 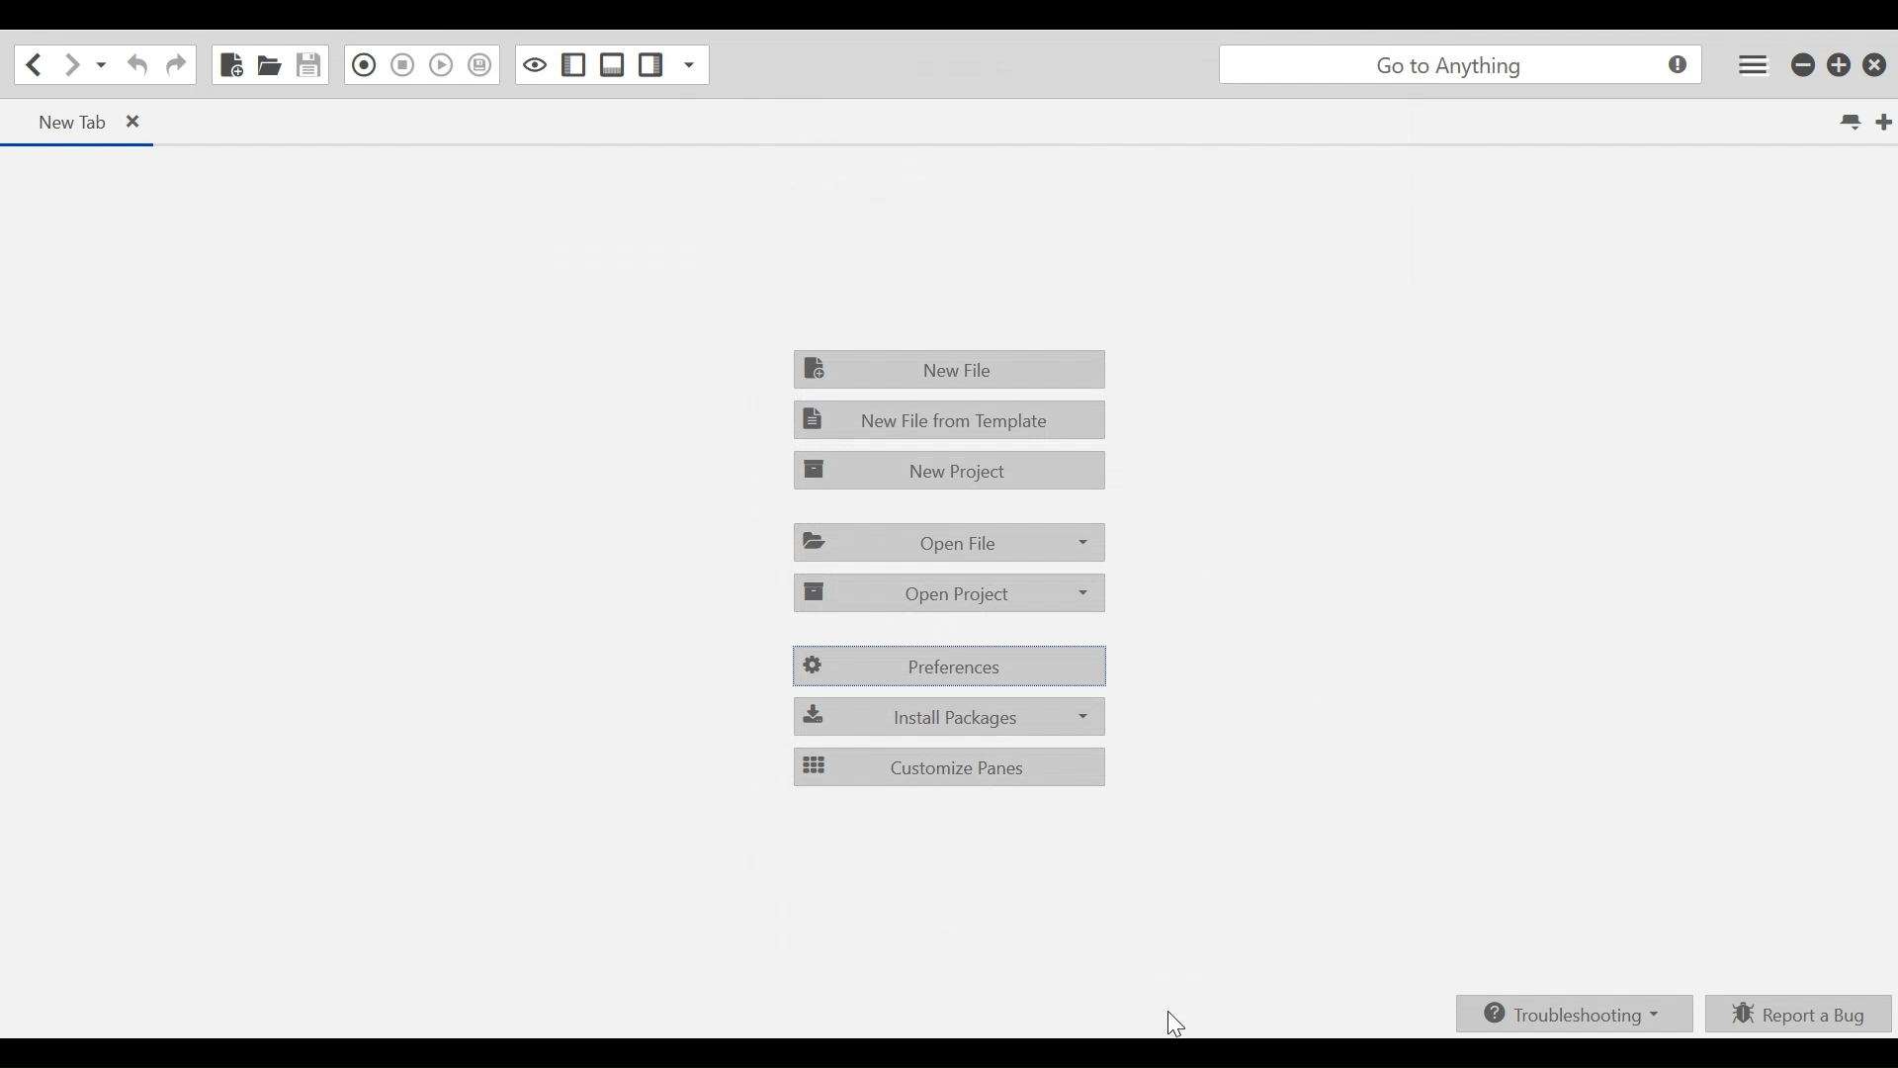 I want to click on Go forward one location, so click(x=68, y=66).